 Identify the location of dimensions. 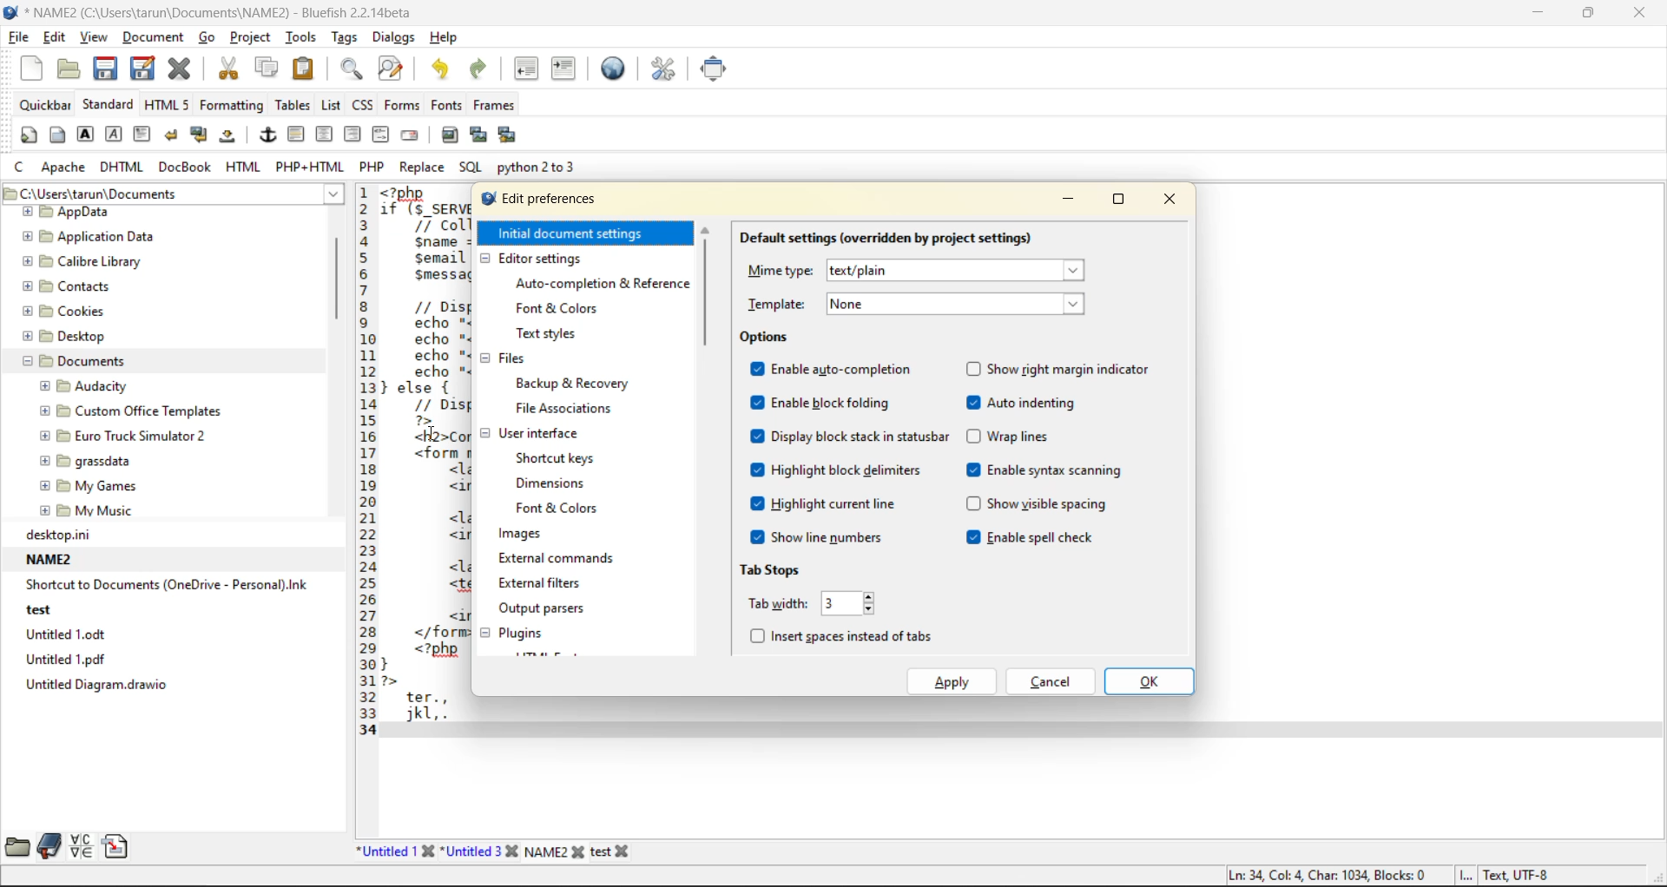
(560, 484).